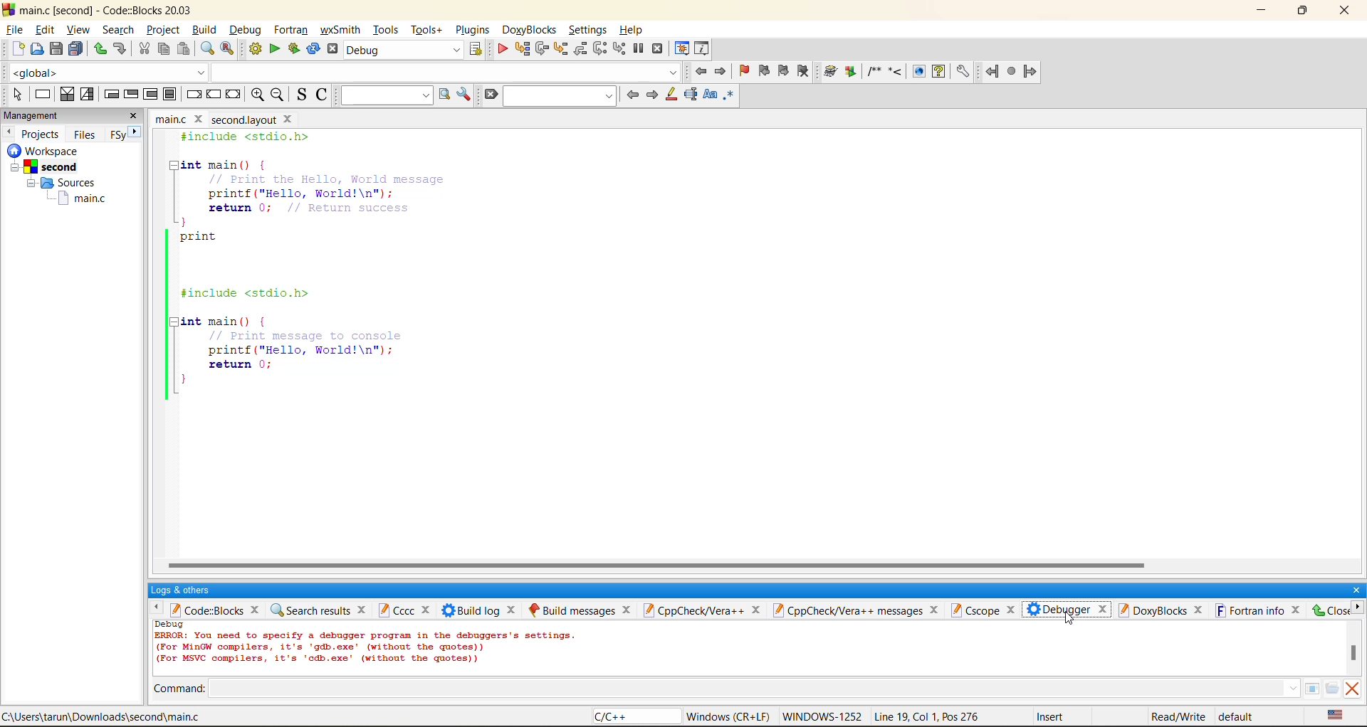 This screenshot has height=727, width=1367. I want to click on vertical scroll bar, so click(1355, 652).